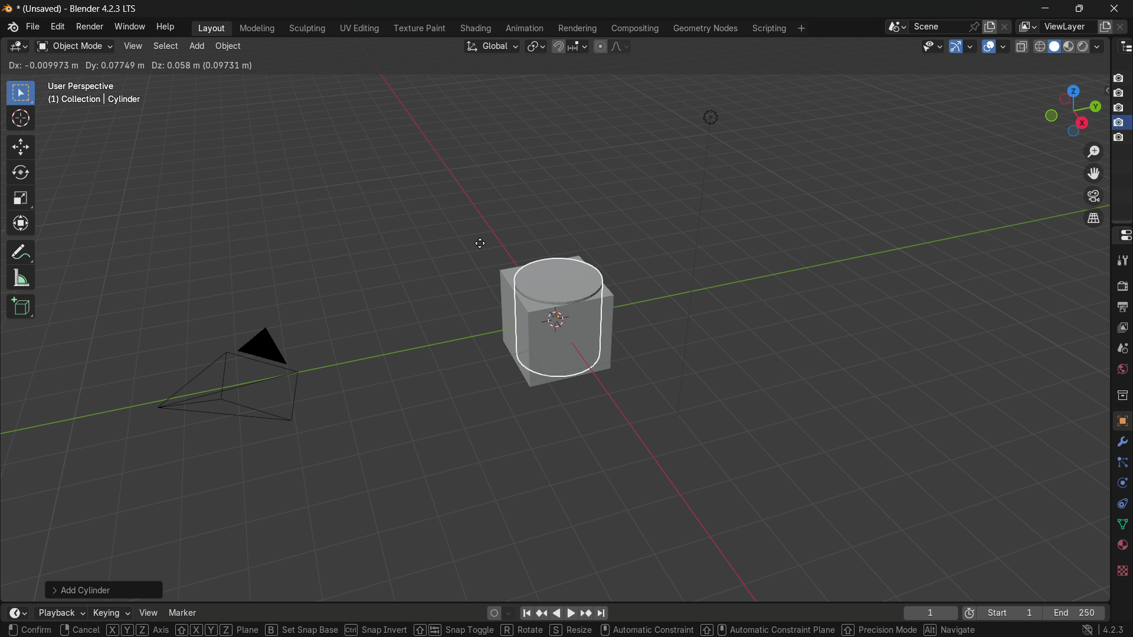  I want to click on timeline, so click(17, 606).